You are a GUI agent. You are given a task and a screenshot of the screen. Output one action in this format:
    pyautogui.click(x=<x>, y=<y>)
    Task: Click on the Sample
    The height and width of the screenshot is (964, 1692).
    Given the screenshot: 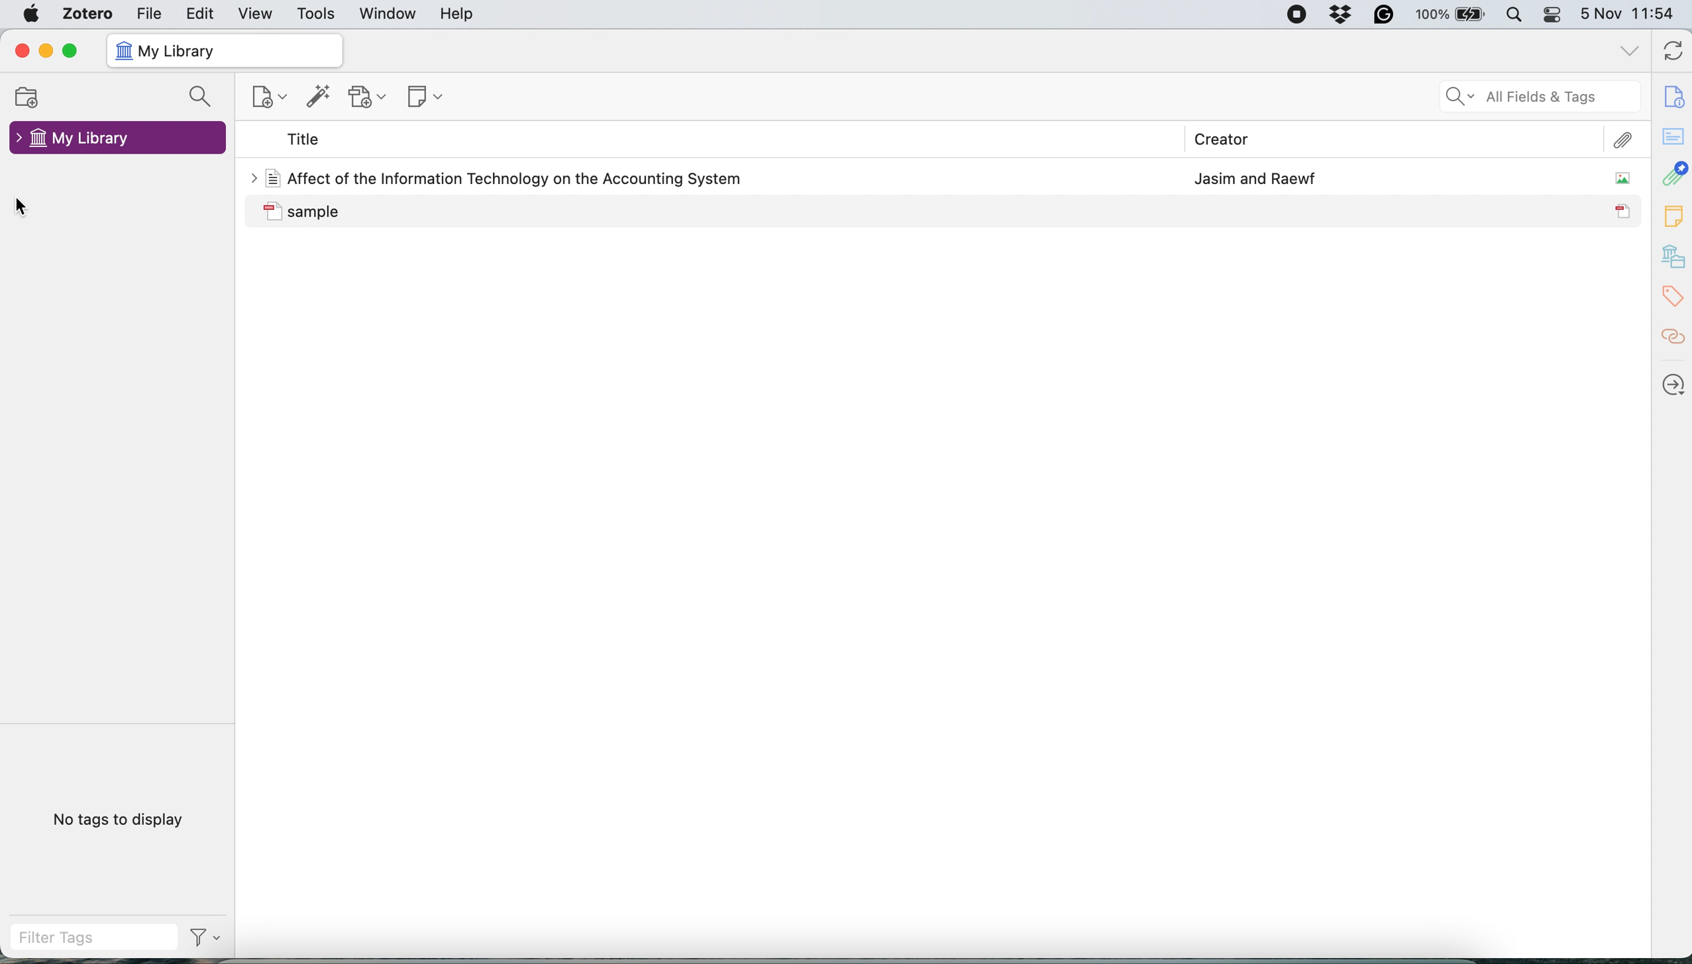 What is the action you would take?
    pyautogui.click(x=474, y=211)
    